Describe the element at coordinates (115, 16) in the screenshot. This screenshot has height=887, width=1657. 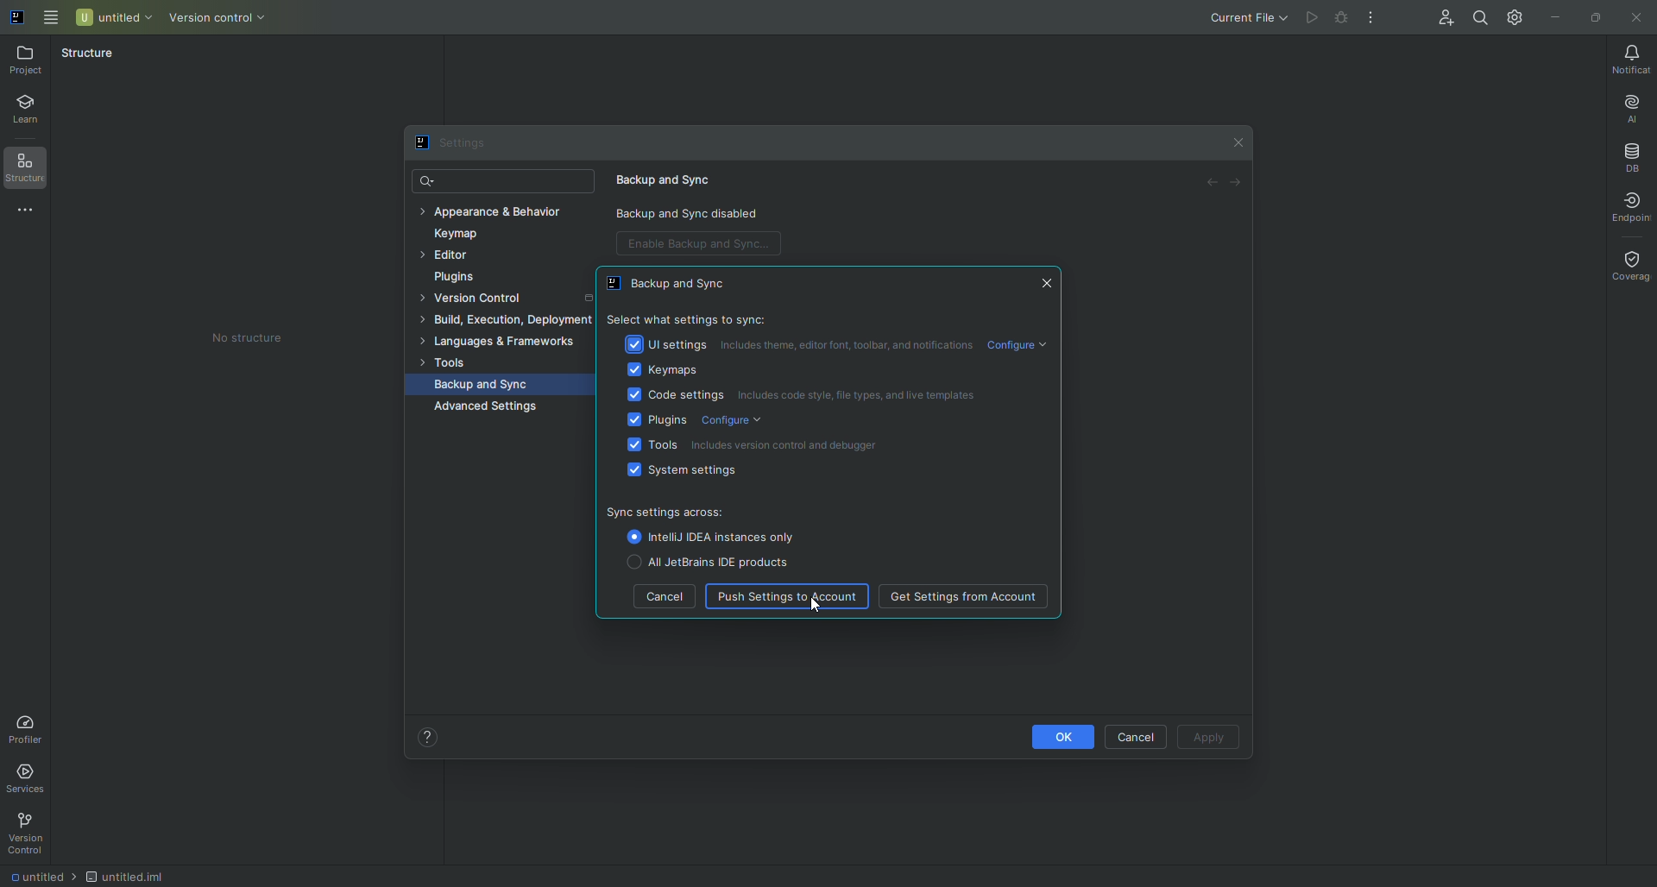
I see `Untitled` at that location.